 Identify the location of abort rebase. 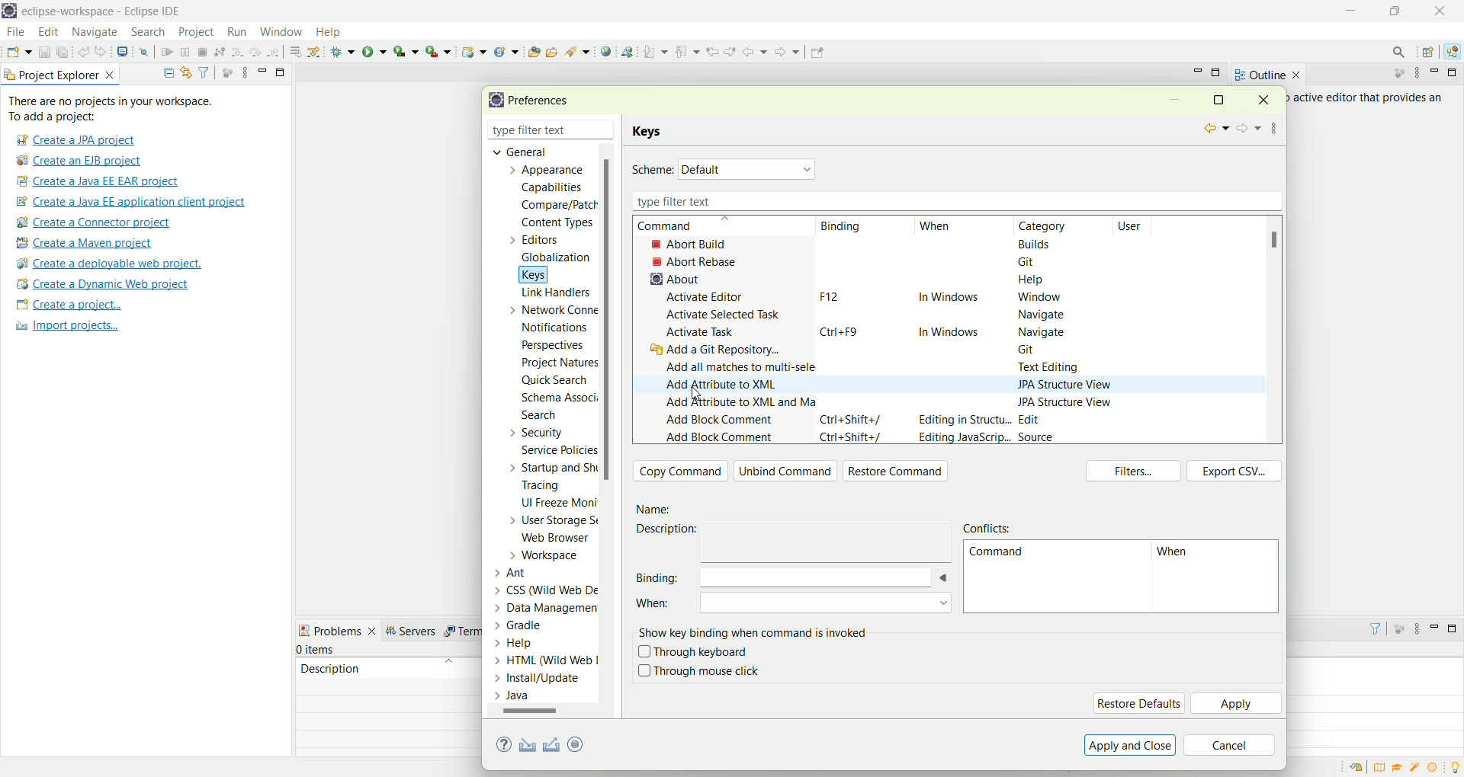
(698, 262).